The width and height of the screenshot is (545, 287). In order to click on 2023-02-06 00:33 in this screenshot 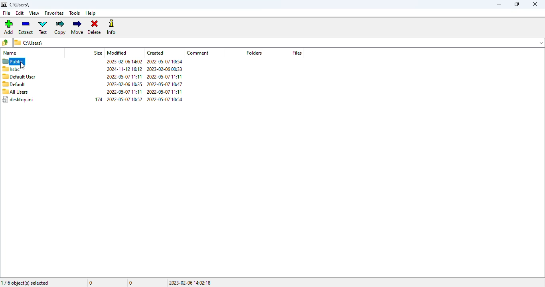, I will do `click(166, 69)`.